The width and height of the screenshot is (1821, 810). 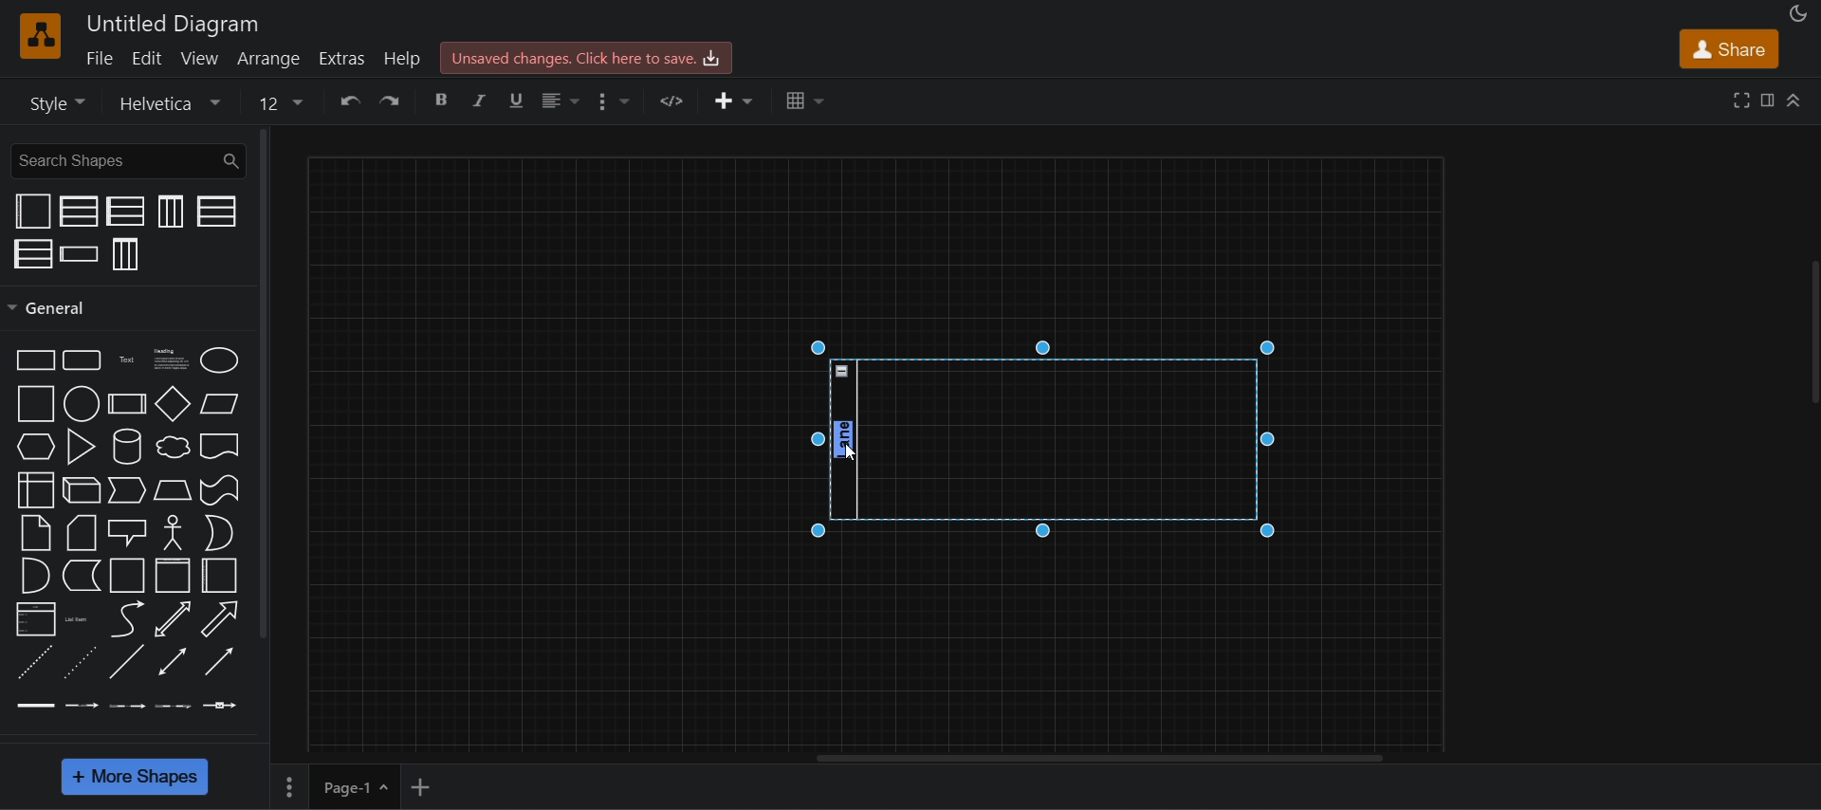 I want to click on ellipse, so click(x=219, y=359).